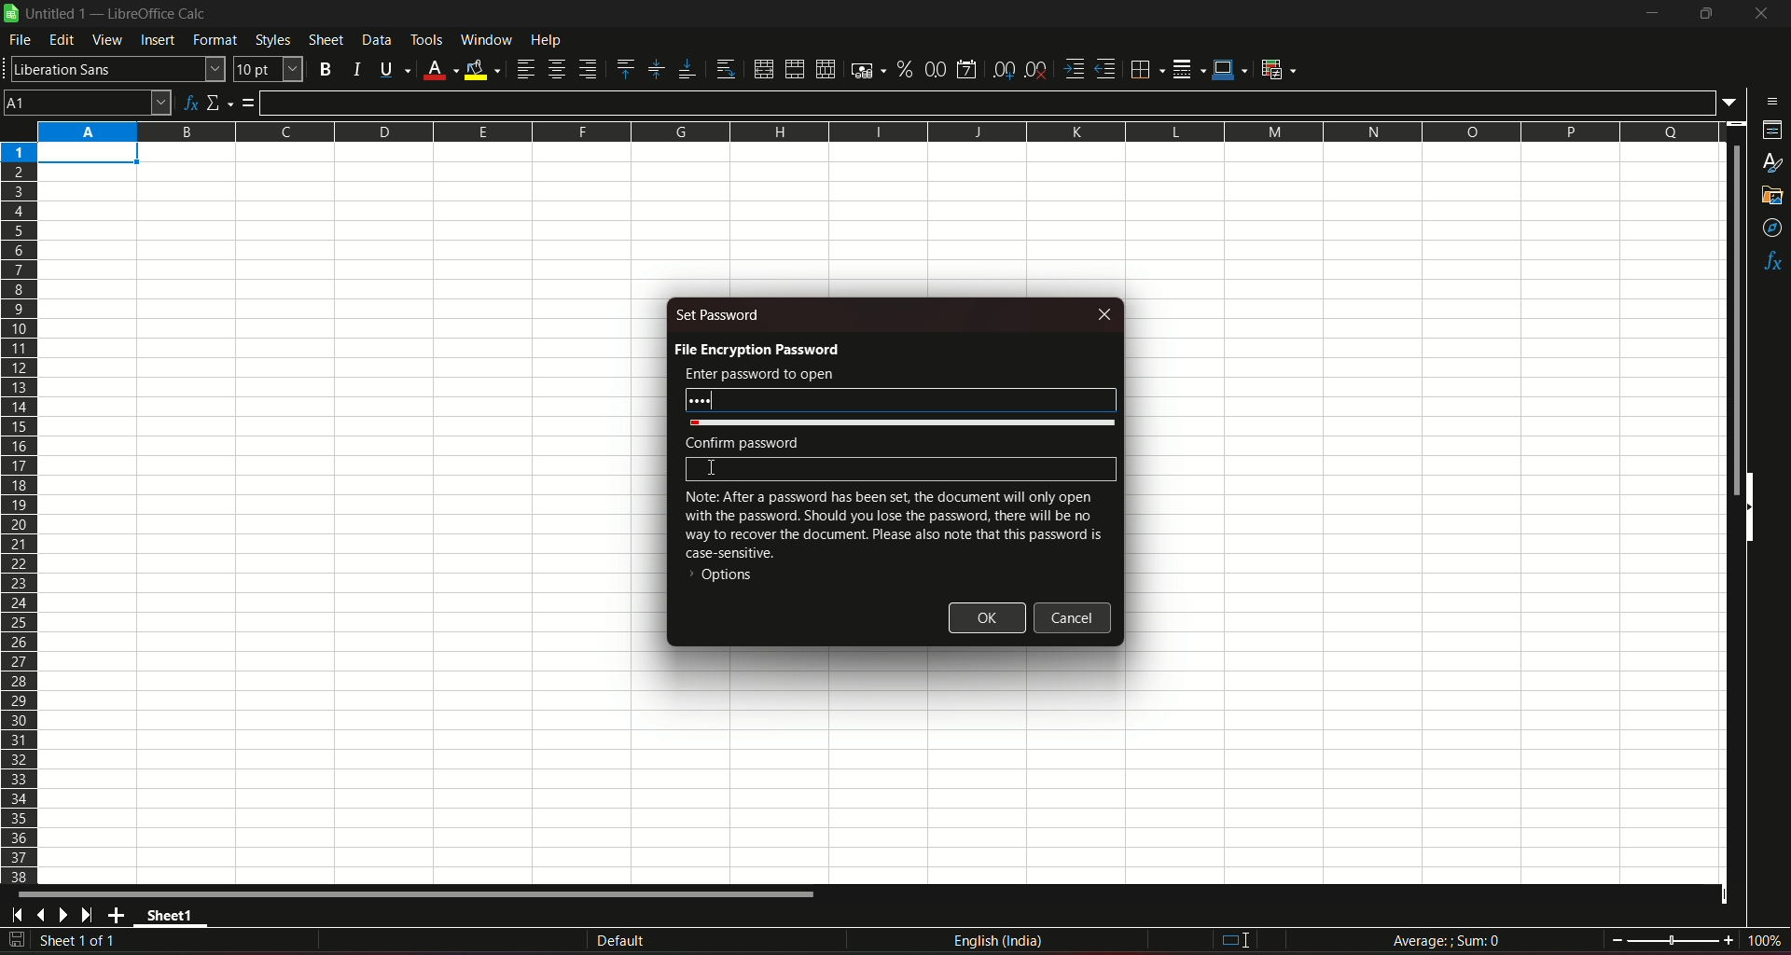 The image size is (1791, 955). I want to click on conditional, so click(1284, 70).